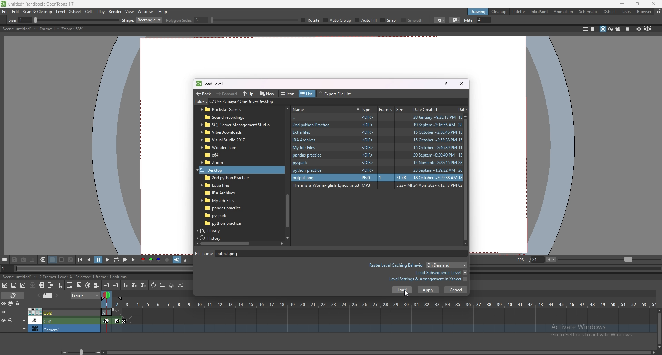 This screenshot has width=662, height=355. I want to click on define sub camera, so click(42, 260).